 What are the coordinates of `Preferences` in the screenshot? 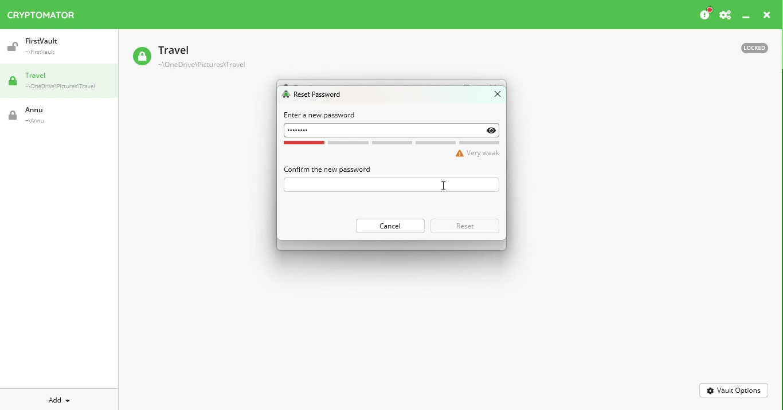 It's located at (725, 15).